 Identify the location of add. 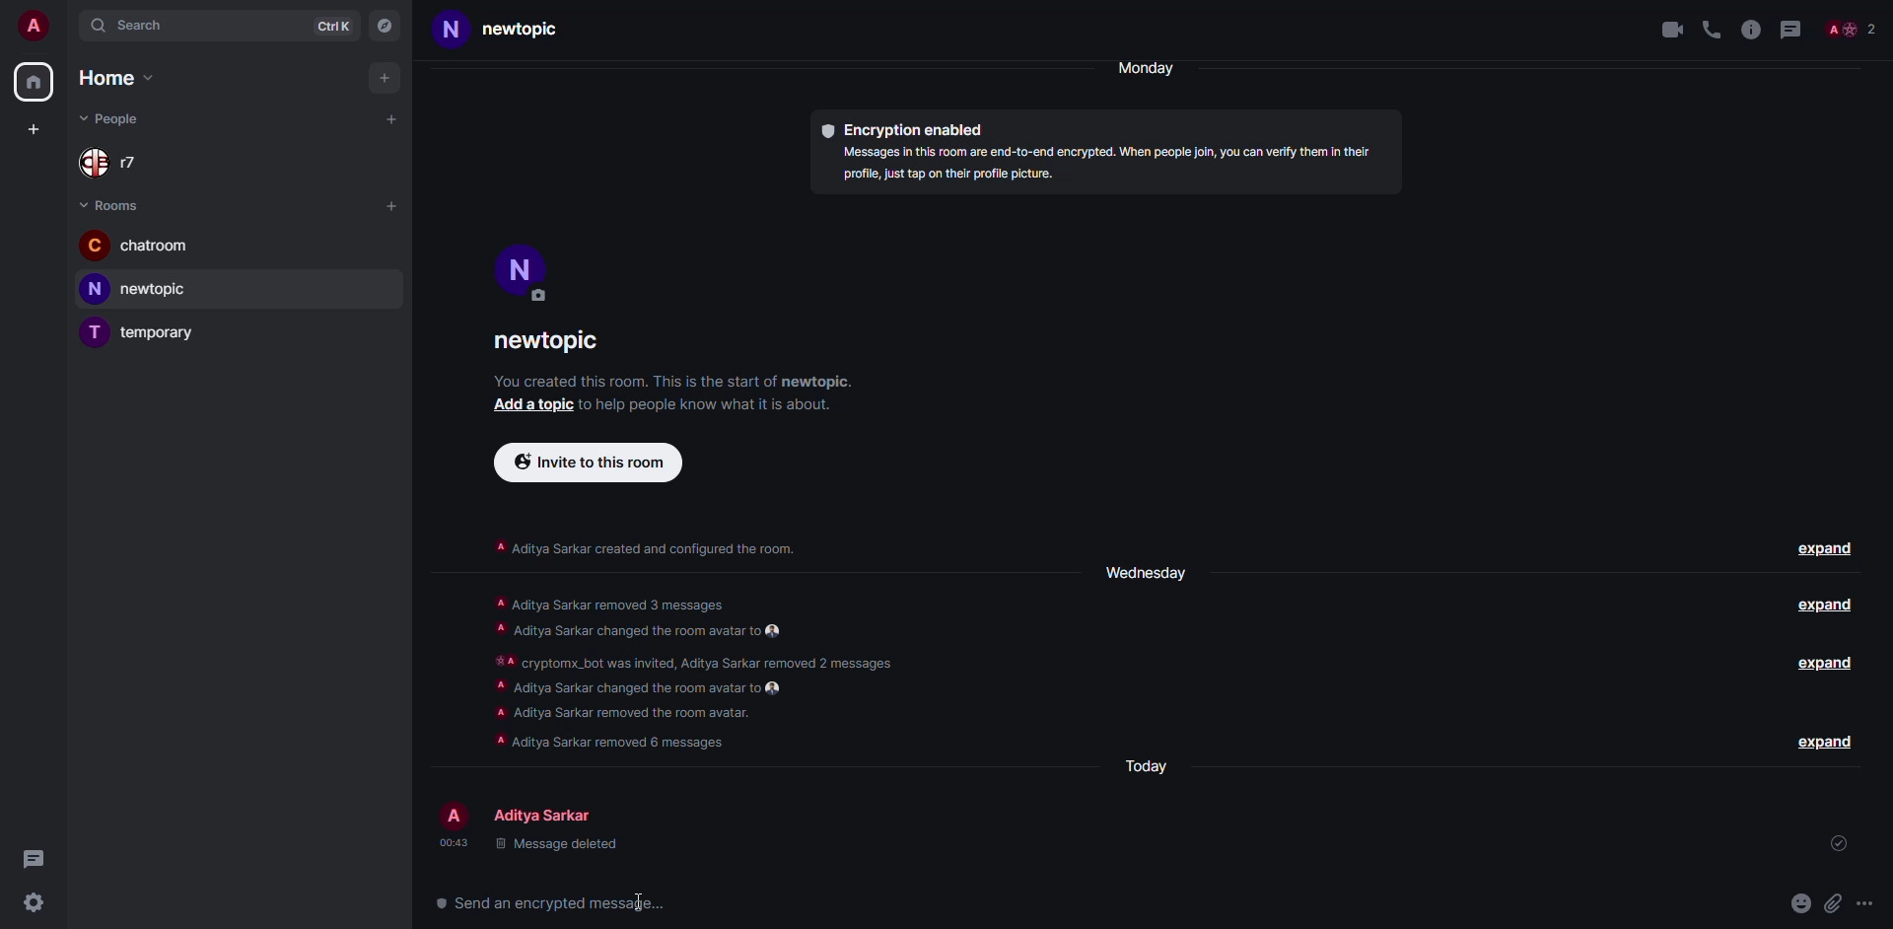
(391, 204).